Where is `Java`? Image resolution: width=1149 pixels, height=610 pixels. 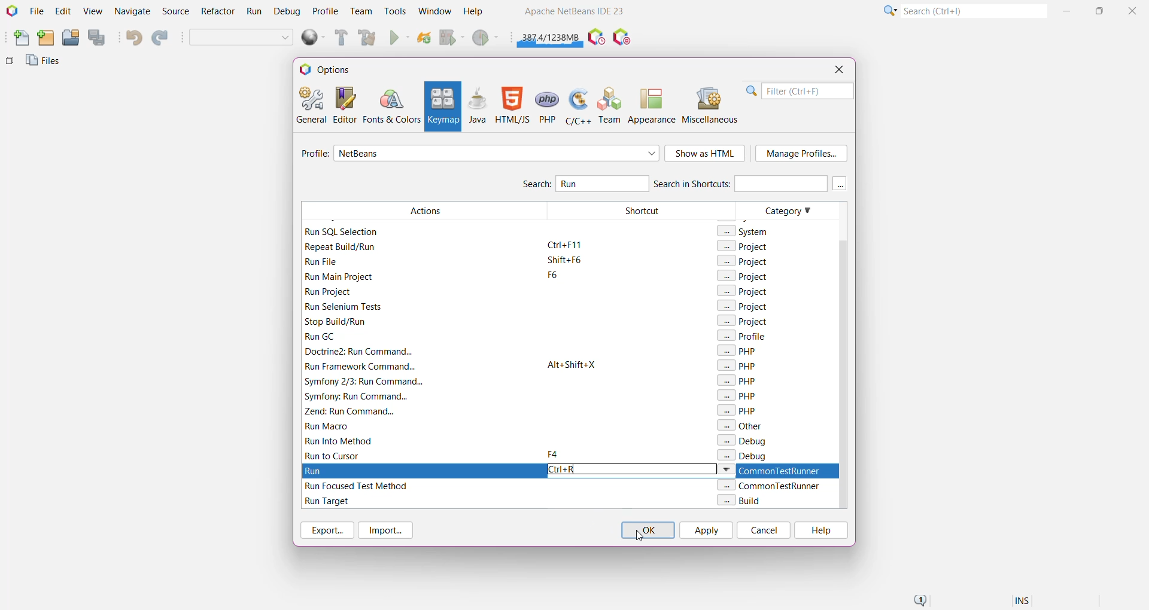
Java is located at coordinates (478, 105).